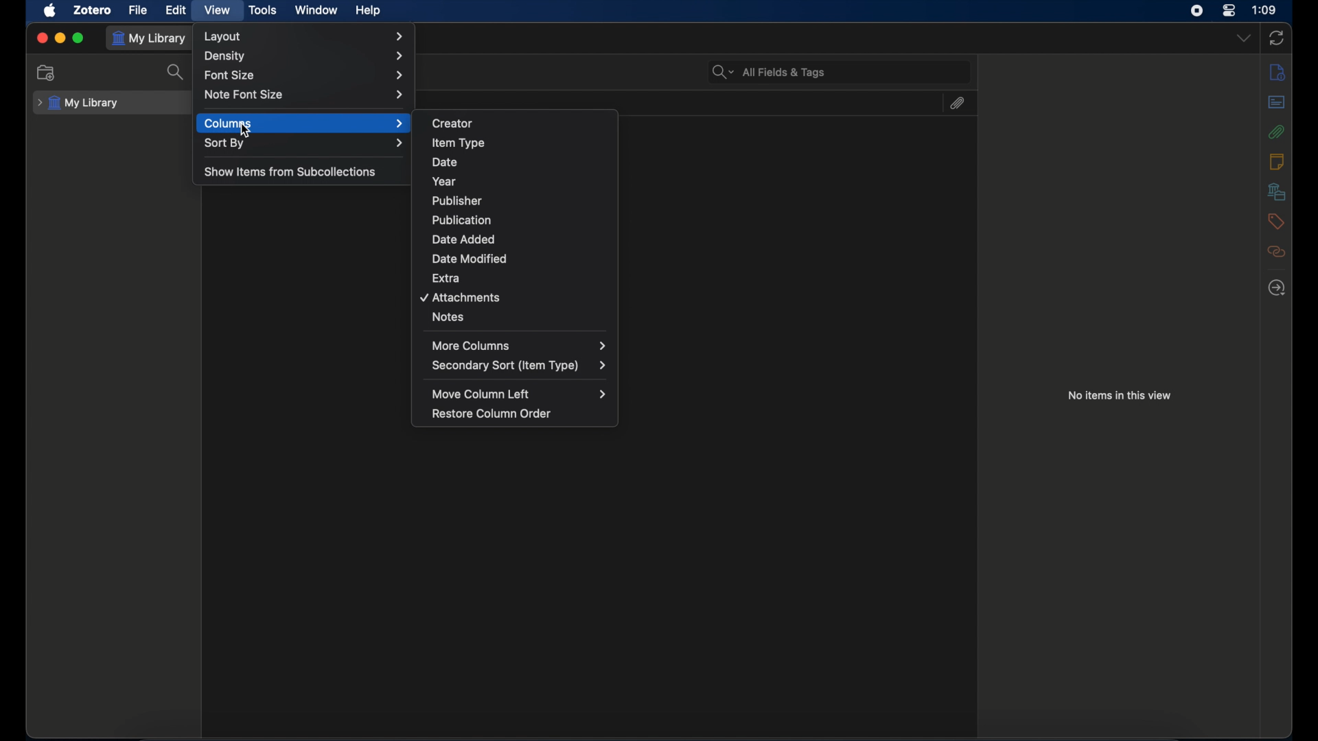  Describe the element at coordinates (1277, 38) in the screenshot. I see `sync` at that location.